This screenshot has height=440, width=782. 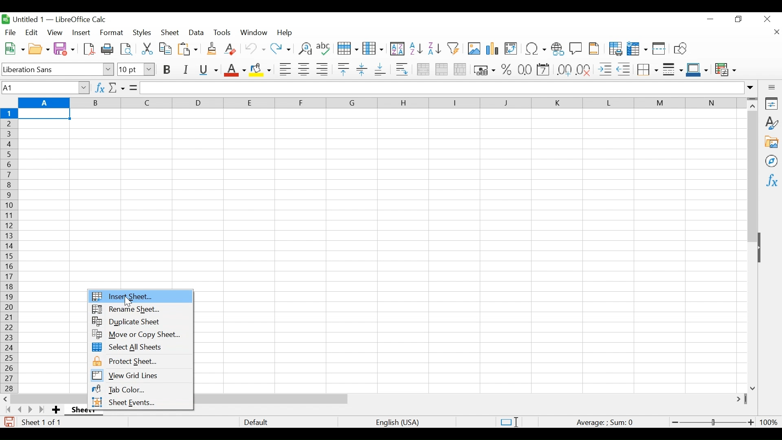 What do you see at coordinates (141, 361) in the screenshot?
I see `Protect Sheet` at bounding box center [141, 361].